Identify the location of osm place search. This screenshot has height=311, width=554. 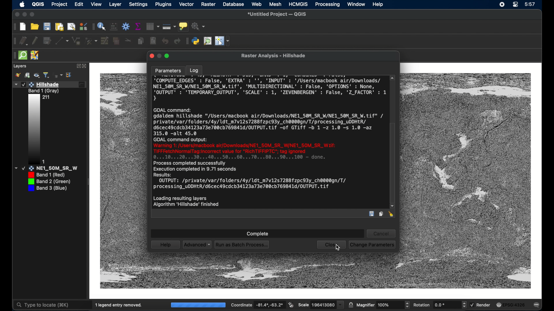
(207, 41).